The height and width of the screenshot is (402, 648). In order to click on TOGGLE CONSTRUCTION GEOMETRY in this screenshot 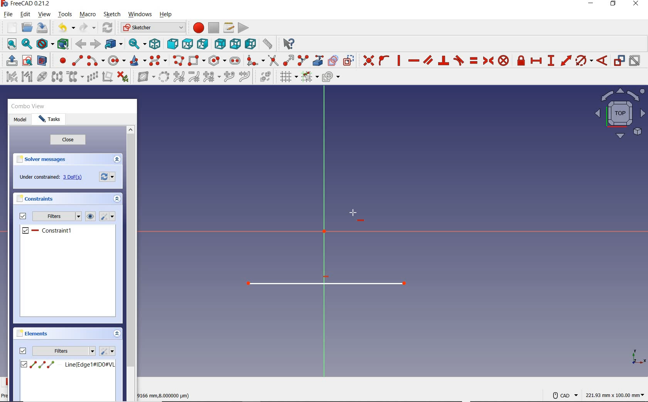, I will do `click(350, 60)`.